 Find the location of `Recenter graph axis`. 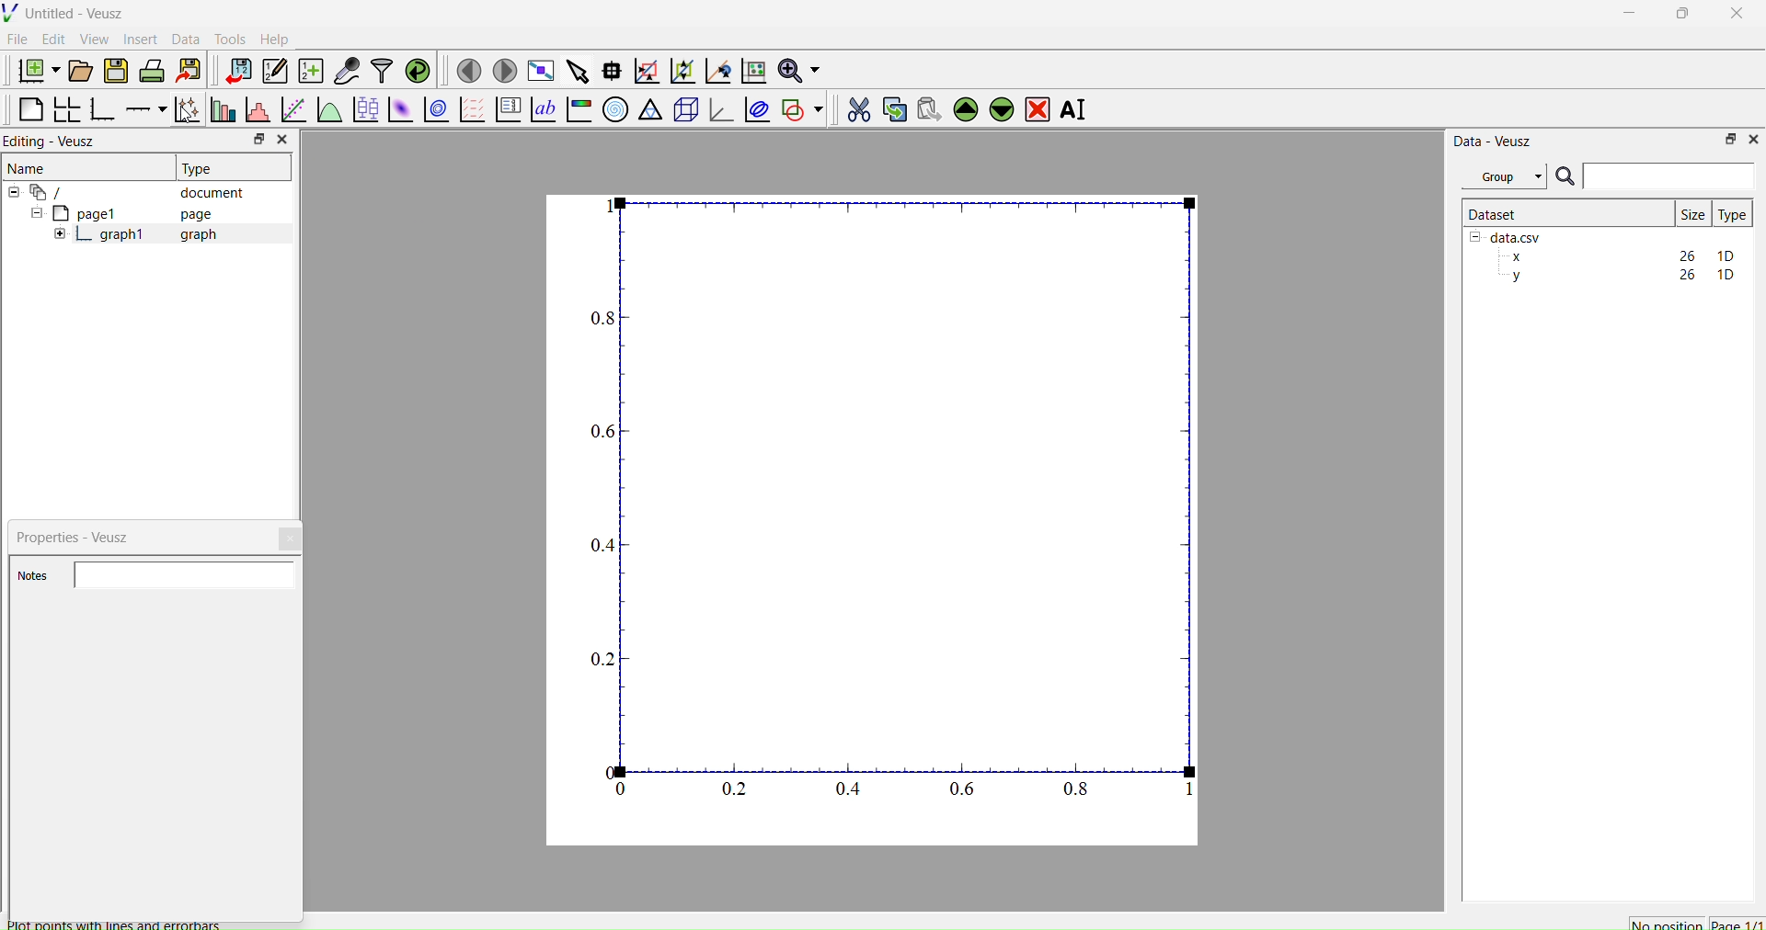

Recenter graph axis is located at coordinates (717, 70).